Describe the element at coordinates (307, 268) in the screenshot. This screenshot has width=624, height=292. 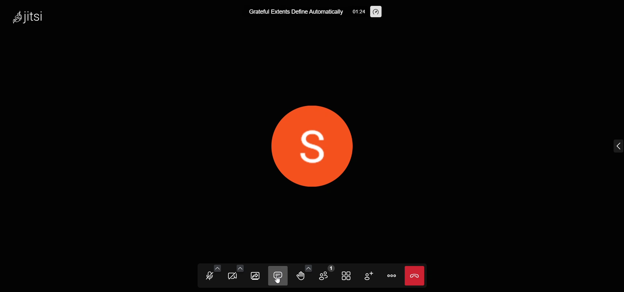
I see `more emoji` at that location.